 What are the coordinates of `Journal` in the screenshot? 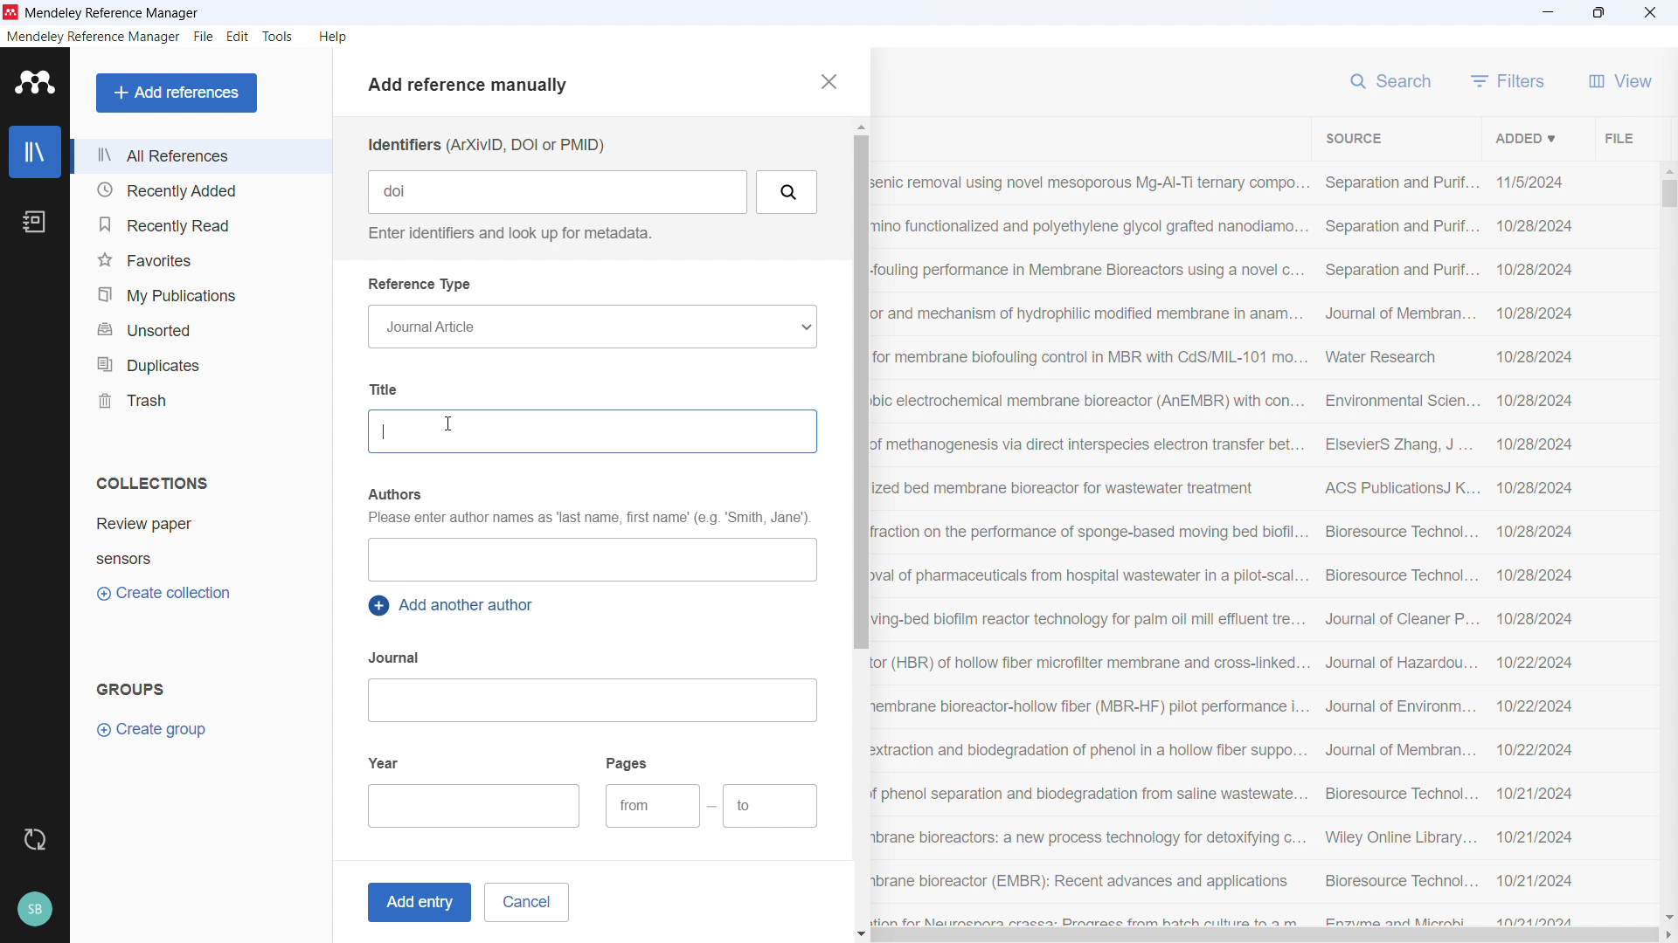 It's located at (396, 657).